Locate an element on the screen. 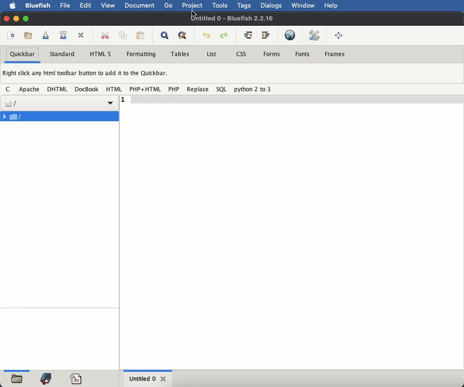  edit is located at coordinates (87, 5).